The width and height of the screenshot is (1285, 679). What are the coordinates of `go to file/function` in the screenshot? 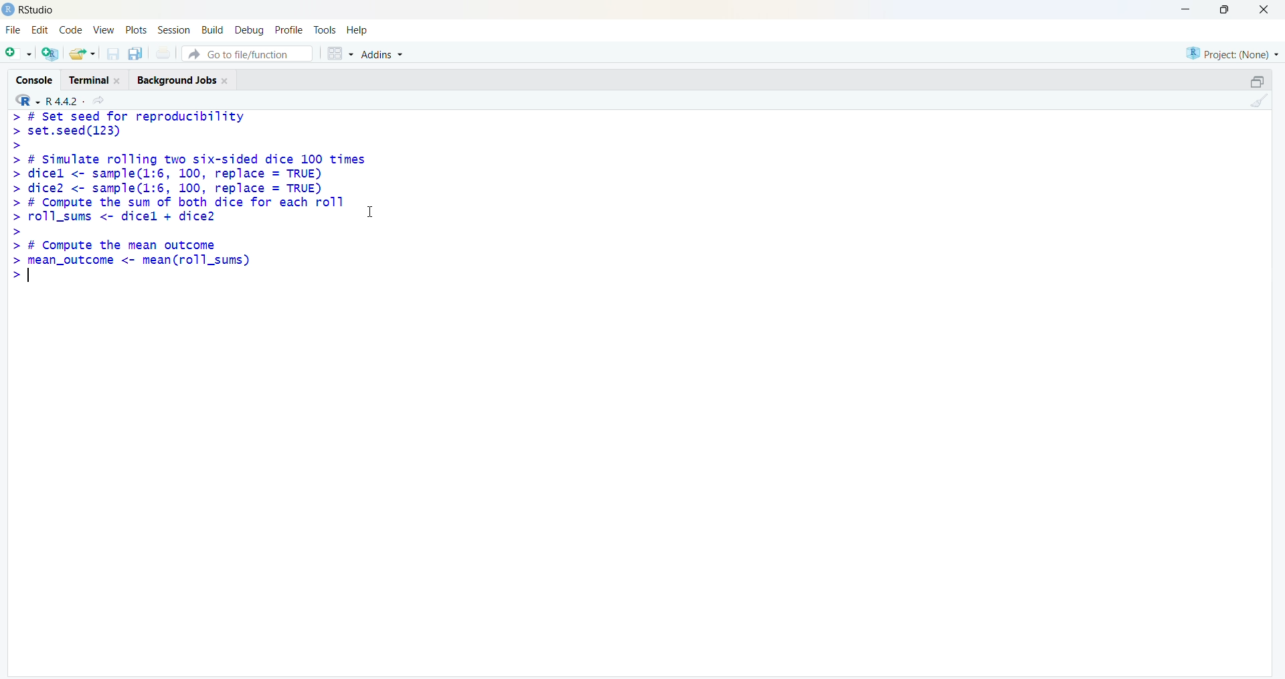 It's located at (247, 54).